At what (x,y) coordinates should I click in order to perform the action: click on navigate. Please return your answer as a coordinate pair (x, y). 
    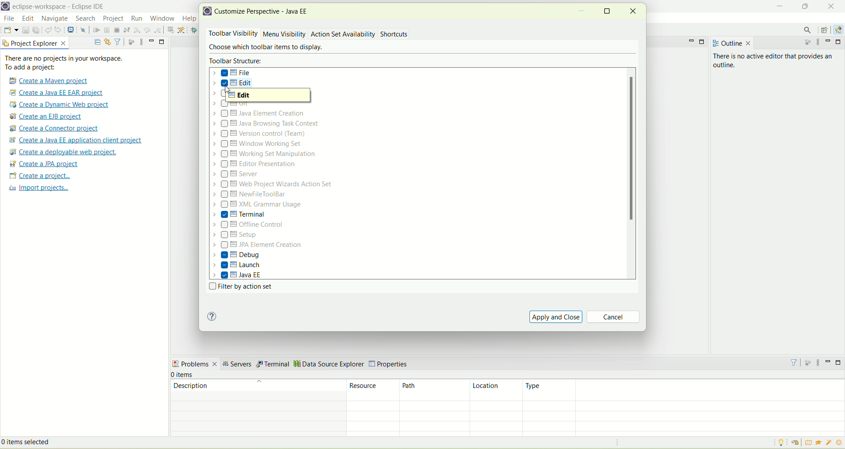
    Looking at the image, I should click on (55, 19).